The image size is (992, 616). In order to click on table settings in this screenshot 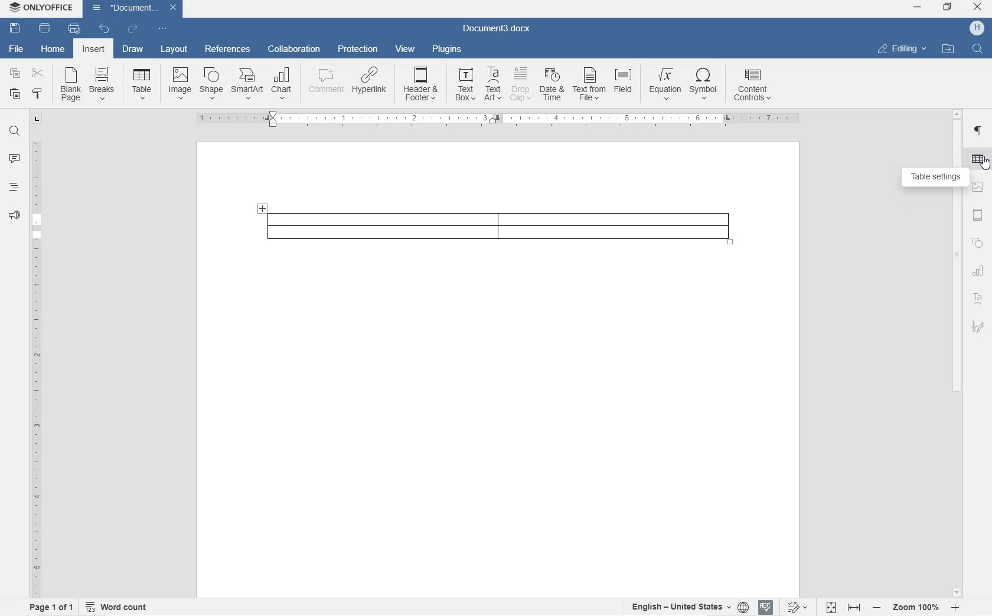, I will do `click(979, 160)`.